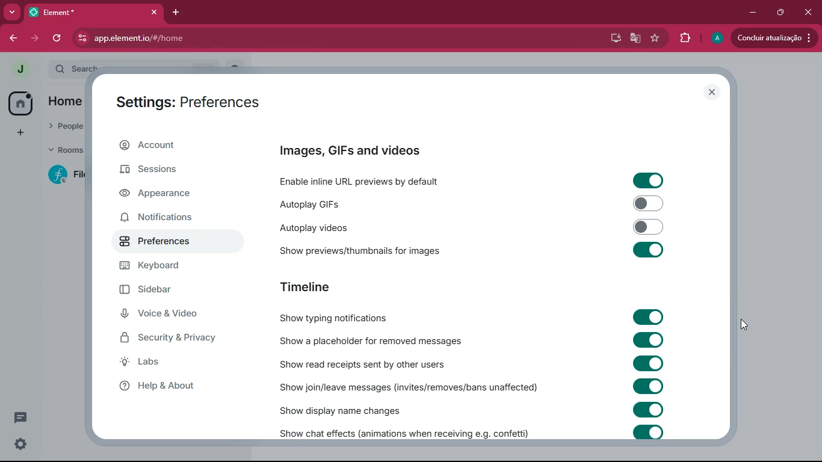 The width and height of the screenshot is (822, 462). Describe the element at coordinates (648, 363) in the screenshot. I see `toggle on/off` at that location.